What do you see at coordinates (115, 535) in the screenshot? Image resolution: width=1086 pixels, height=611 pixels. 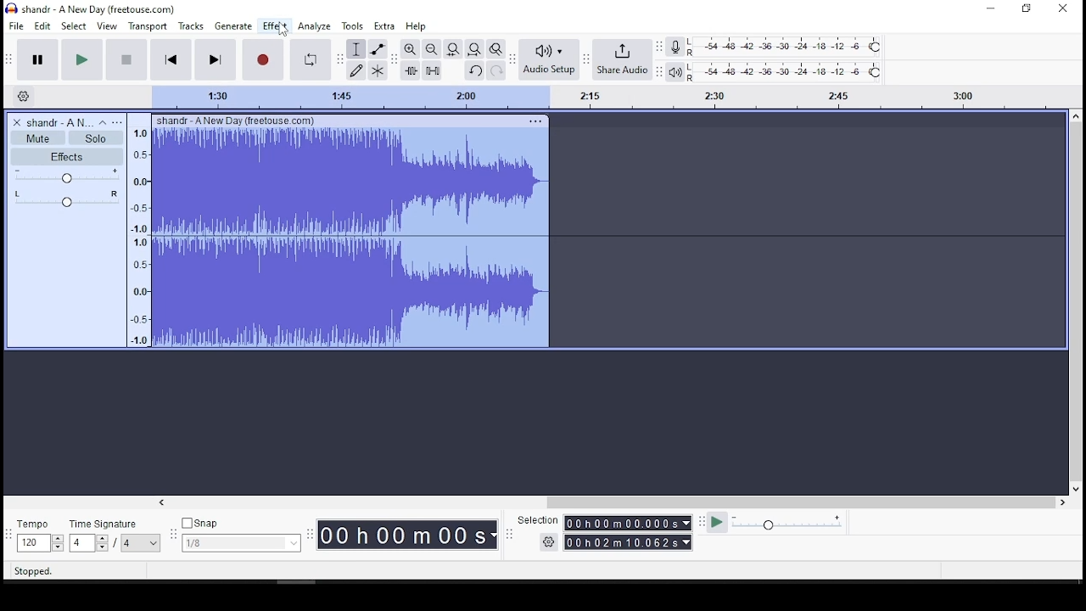 I see `time signature` at bounding box center [115, 535].